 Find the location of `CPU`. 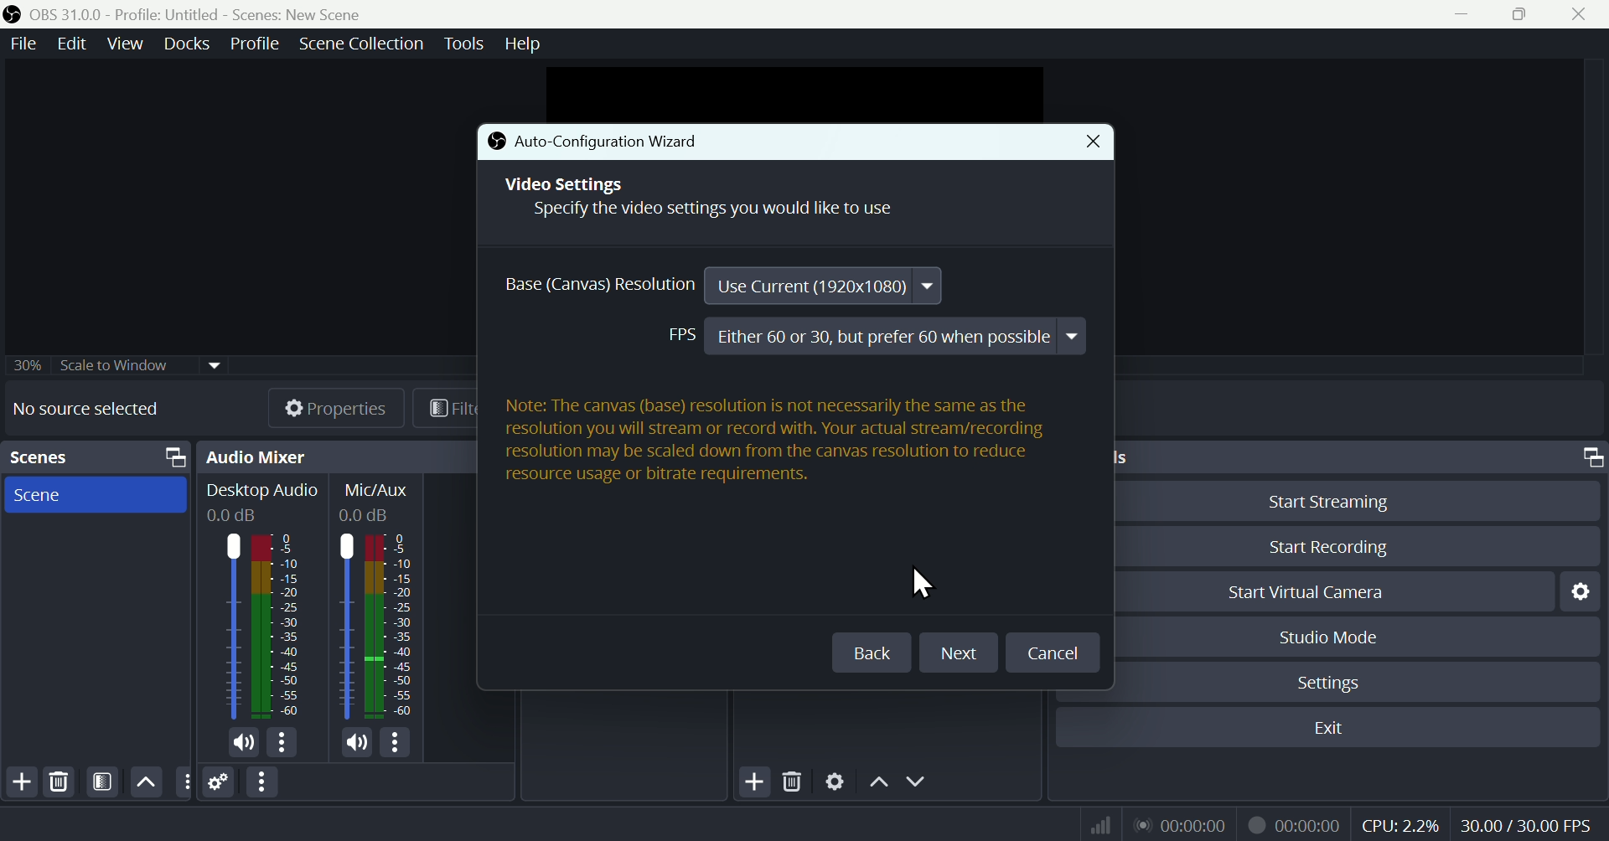

CPU is located at coordinates (1399, 823).